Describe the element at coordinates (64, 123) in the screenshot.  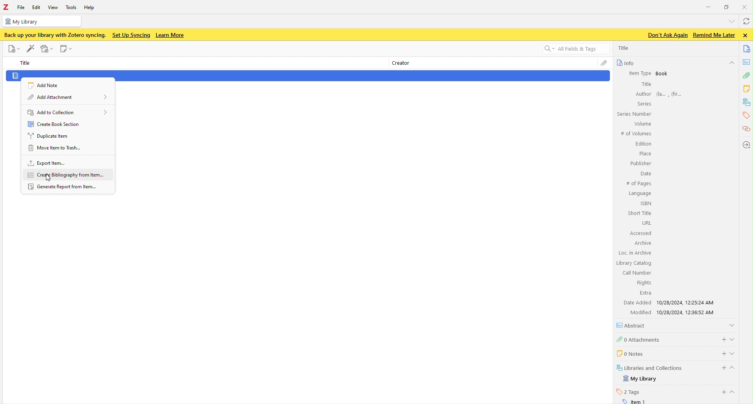
I see `create book sections` at that location.